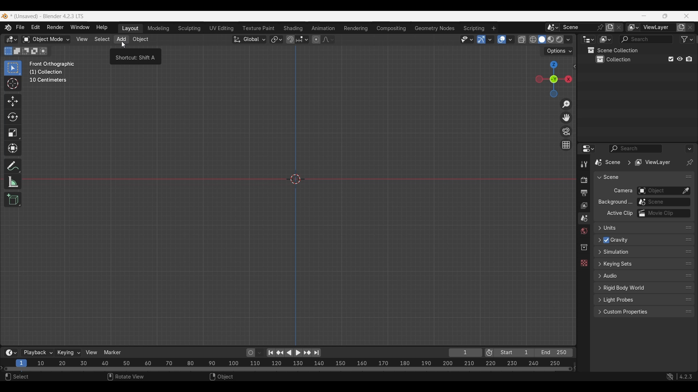  I want to click on Snap during transform, so click(290, 39).